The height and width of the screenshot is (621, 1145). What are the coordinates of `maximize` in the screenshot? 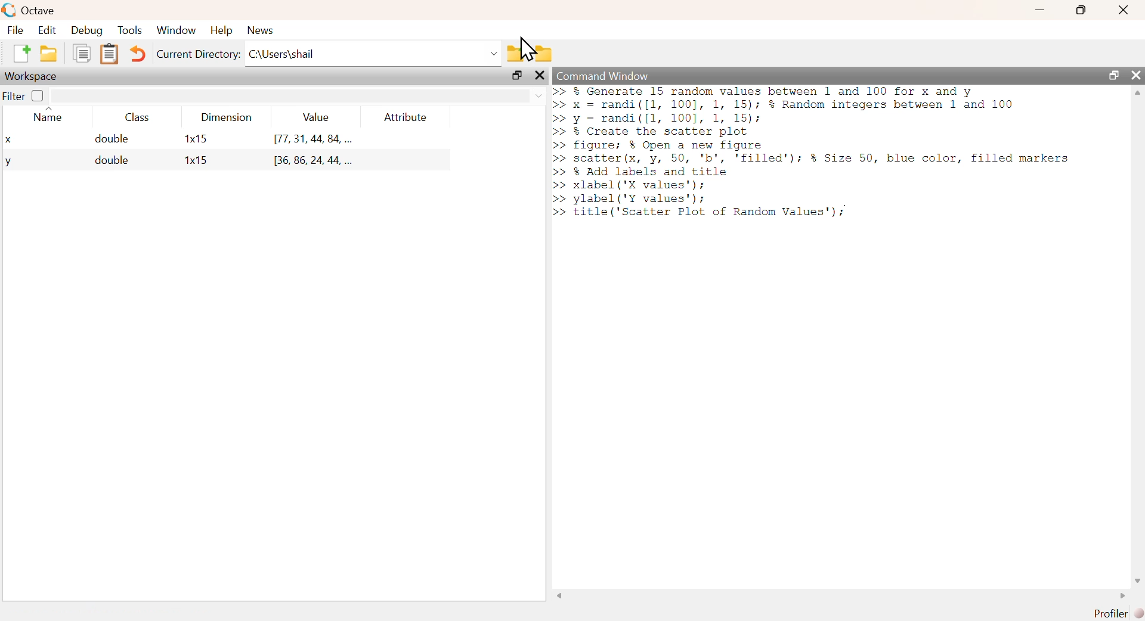 It's located at (518, 74).